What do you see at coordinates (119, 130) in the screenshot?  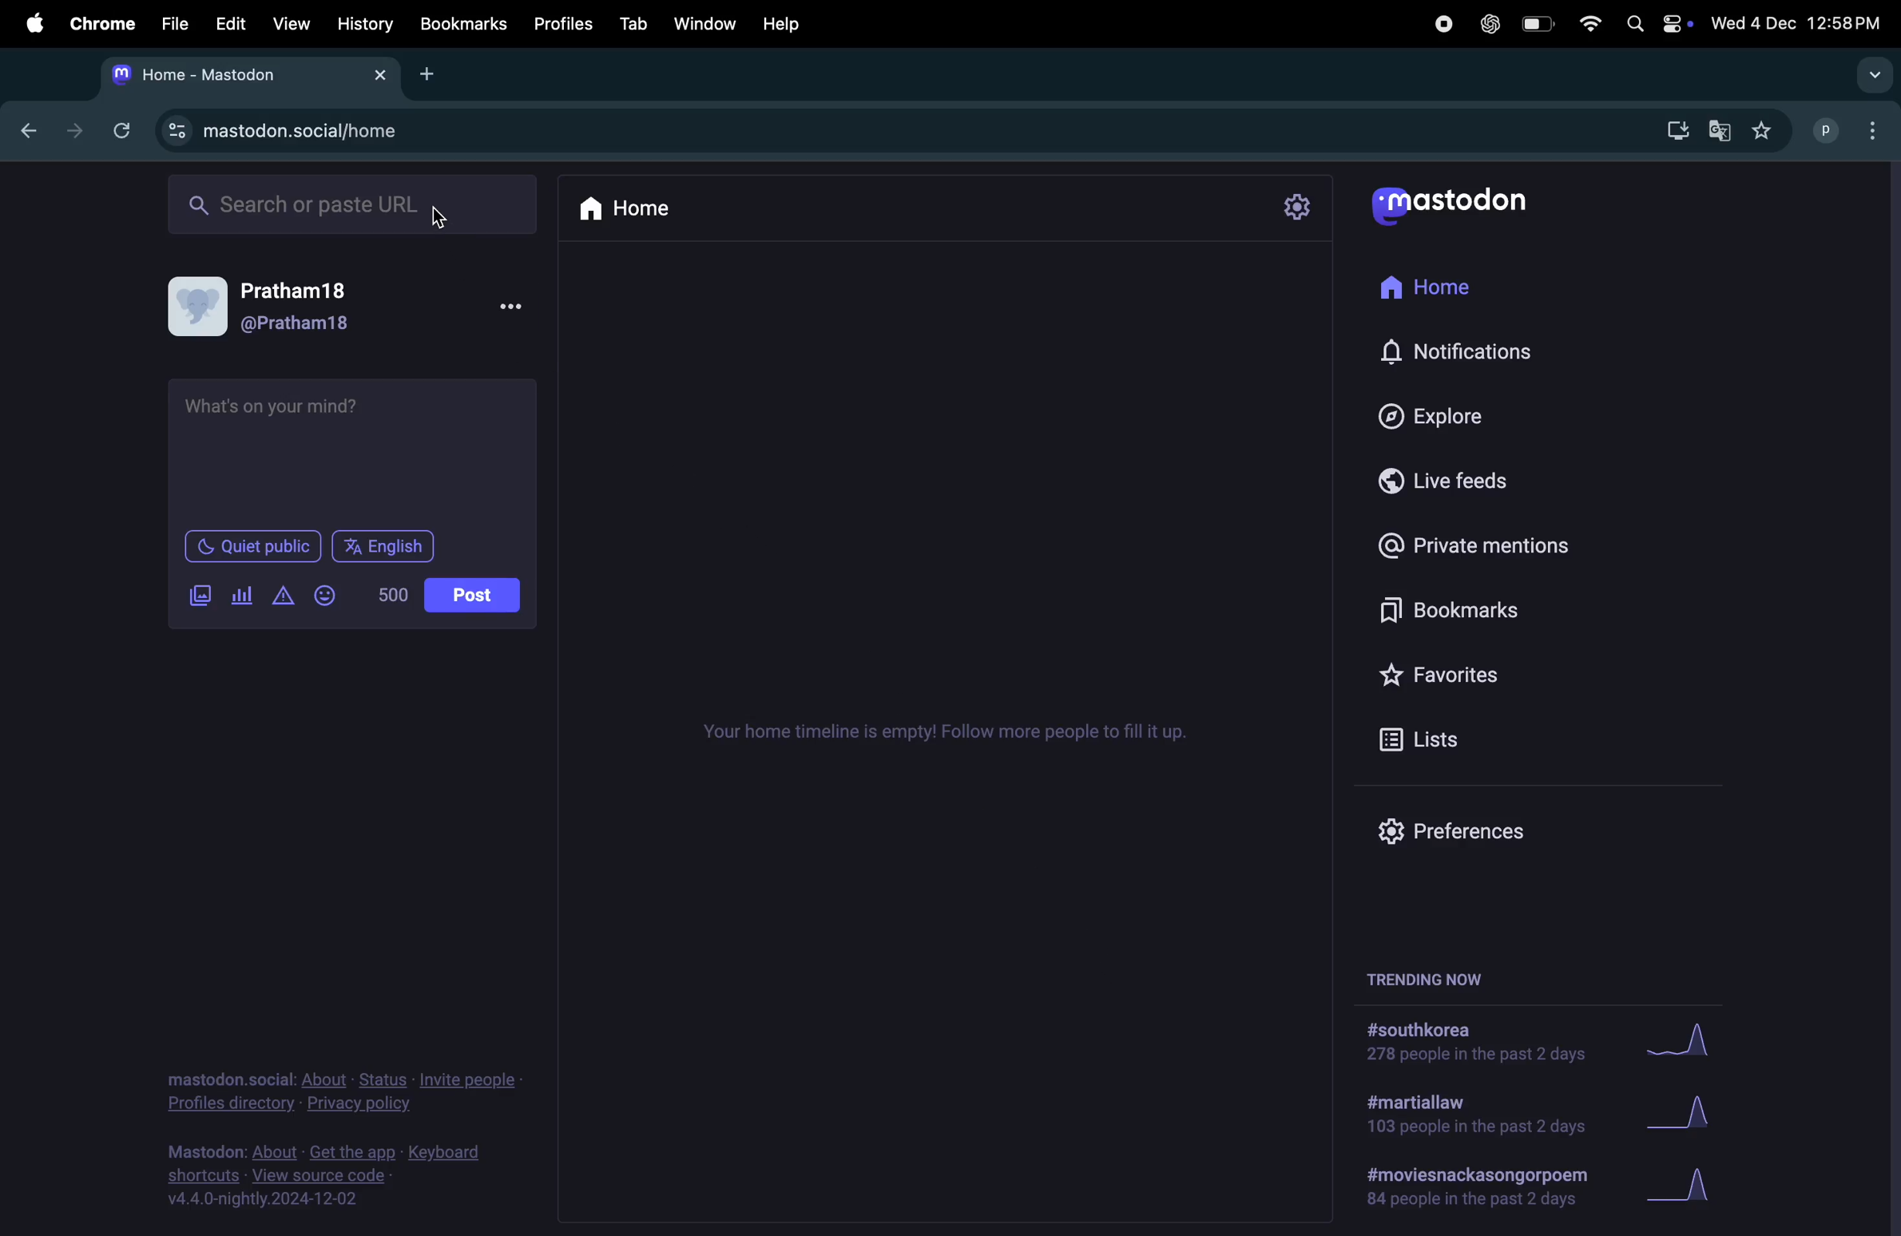 I see `refresh` at bounding box center [119, 130].